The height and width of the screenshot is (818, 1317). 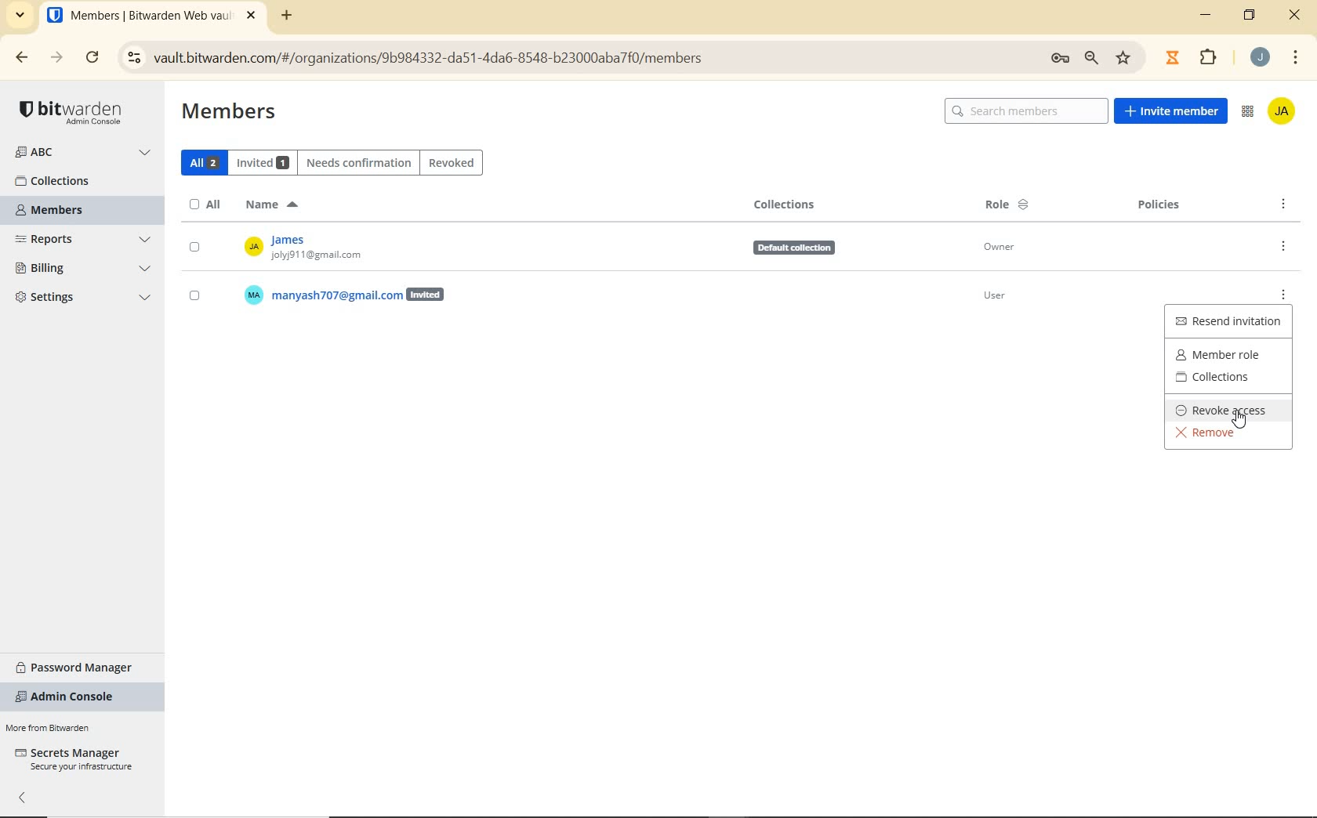 What do you see at coordinates (1211, 436) in the screenshot?
I see `REMOVE` at bounding box center [1211, 436].